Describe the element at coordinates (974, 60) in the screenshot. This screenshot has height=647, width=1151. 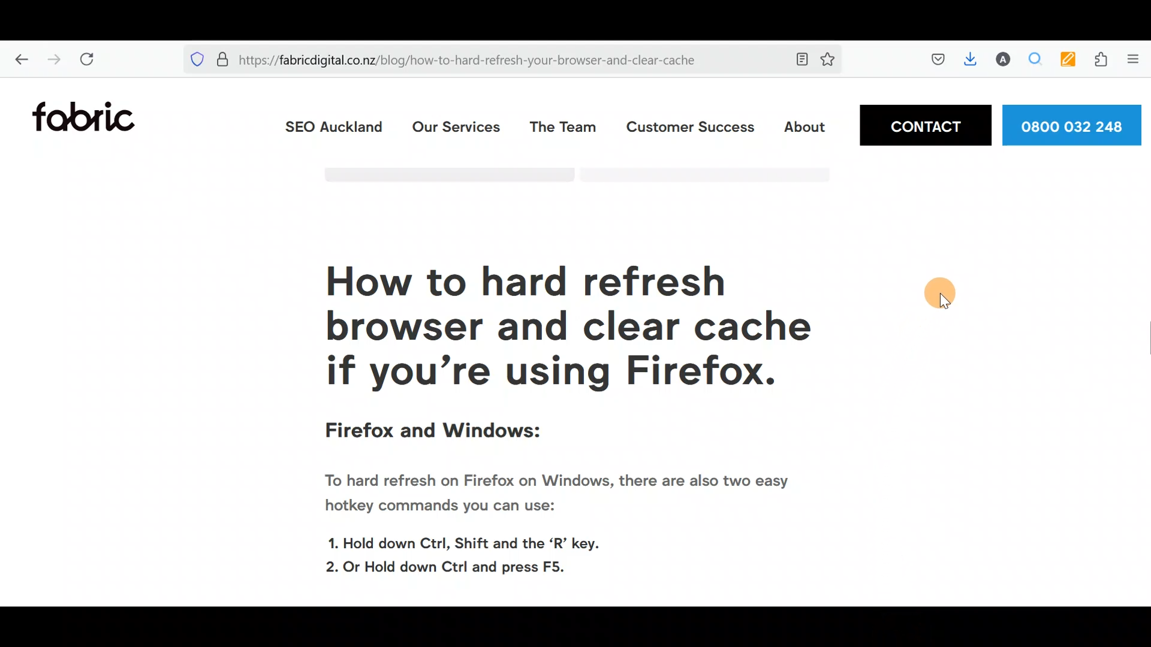
I see `Downloads` at that location.